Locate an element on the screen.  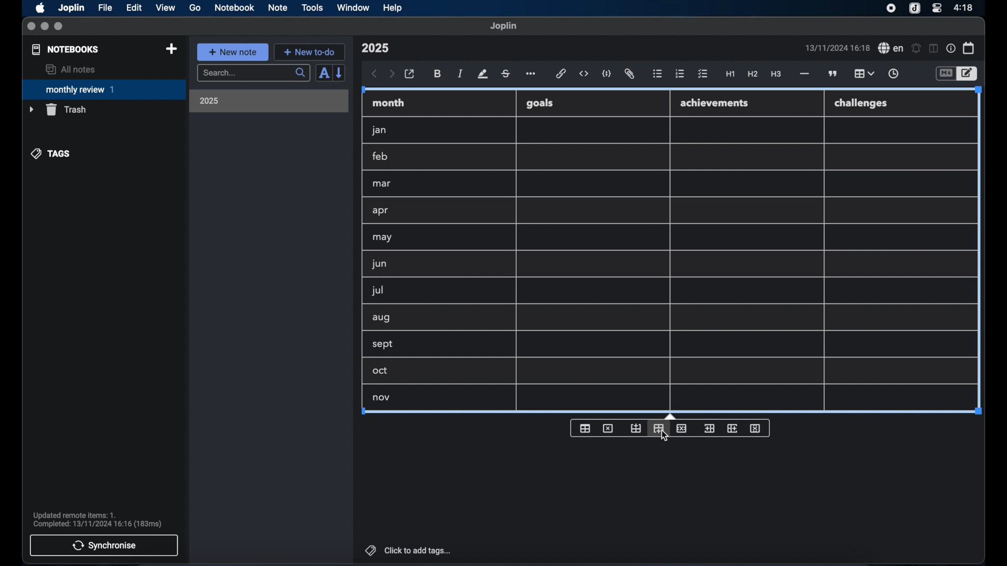
highlight is located at coordinates (483, 74).